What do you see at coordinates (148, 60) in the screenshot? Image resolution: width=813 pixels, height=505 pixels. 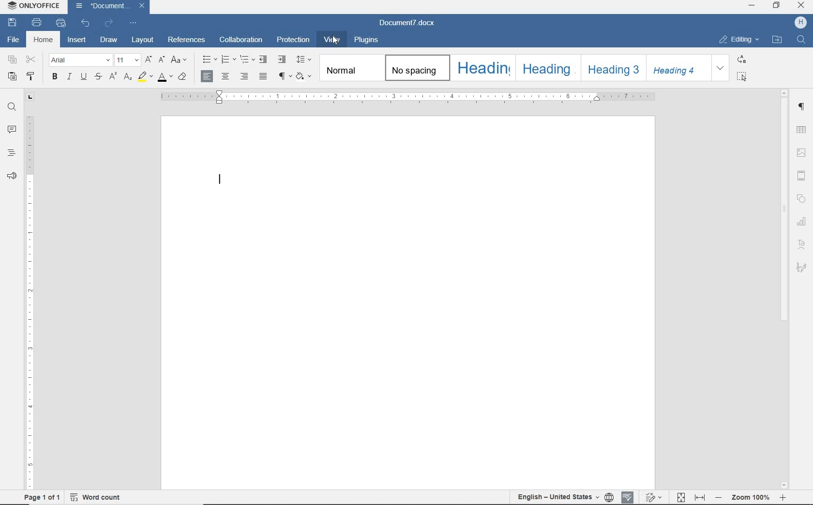 I see `INCREMENT FONT SIZE` at bounding box center [148, 60].